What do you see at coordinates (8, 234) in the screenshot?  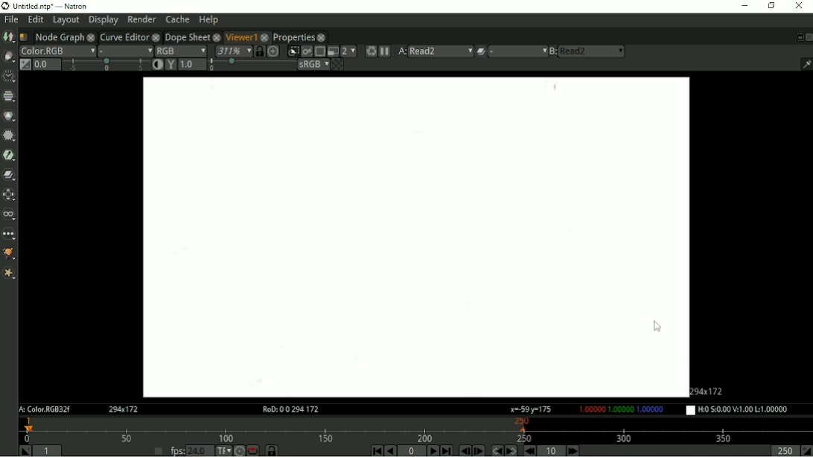 I see `Other` at bounding box center [8, 234].